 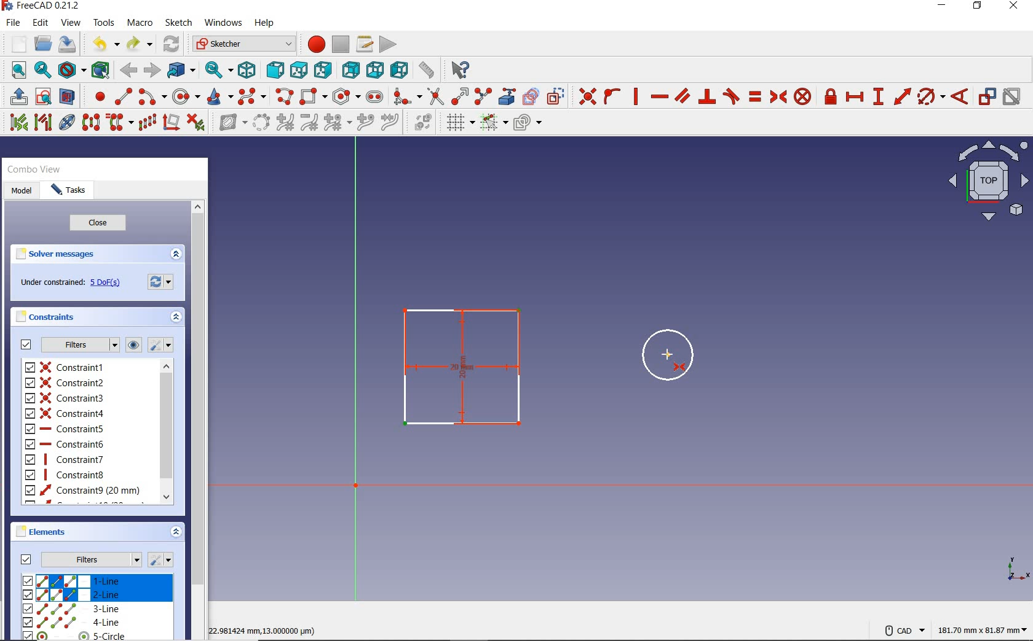 What do you see at coordinates (323, 69) in the screenshot?
I see `right` at bounding box center [323, 69].